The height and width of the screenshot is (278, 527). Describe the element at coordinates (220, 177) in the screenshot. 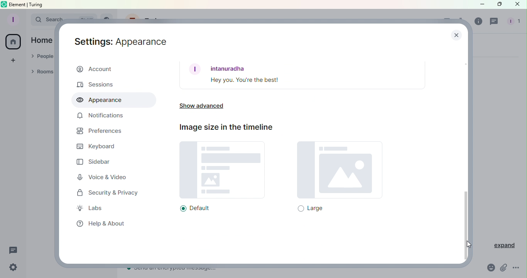

I see `Default` at that location.